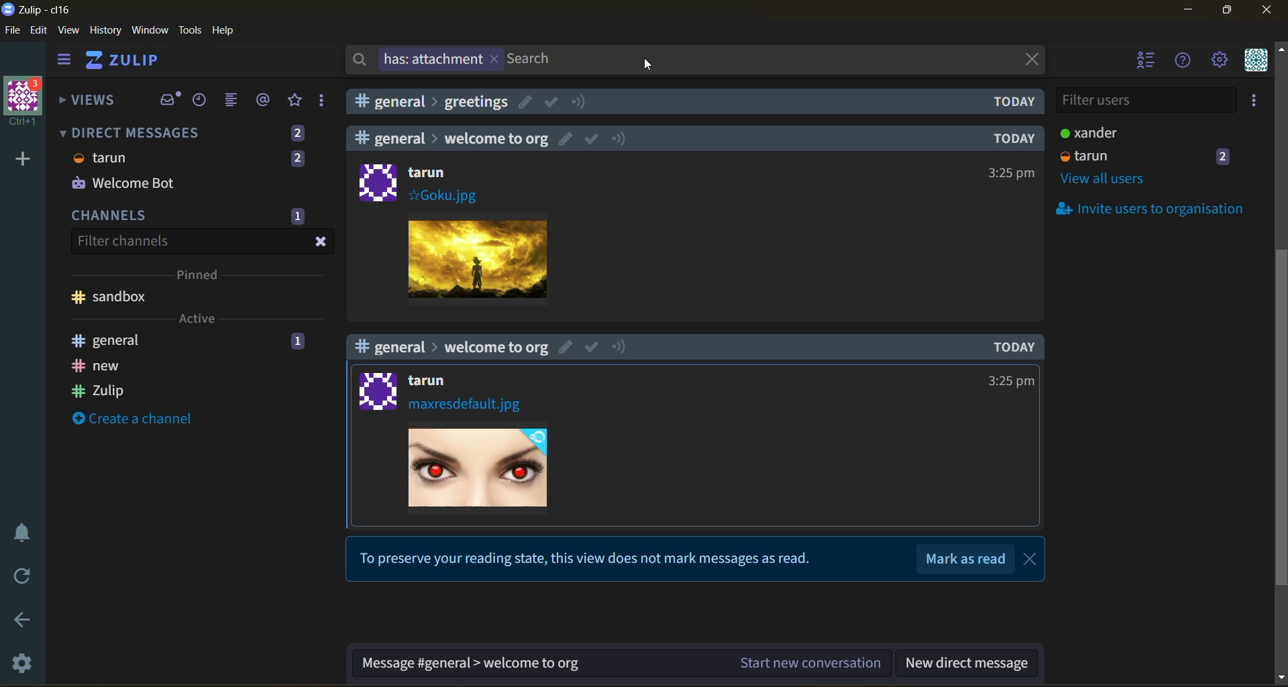  Describe the element at coordinates (27, 531) in the screenshot. I see `enable do not disturb` at that location.